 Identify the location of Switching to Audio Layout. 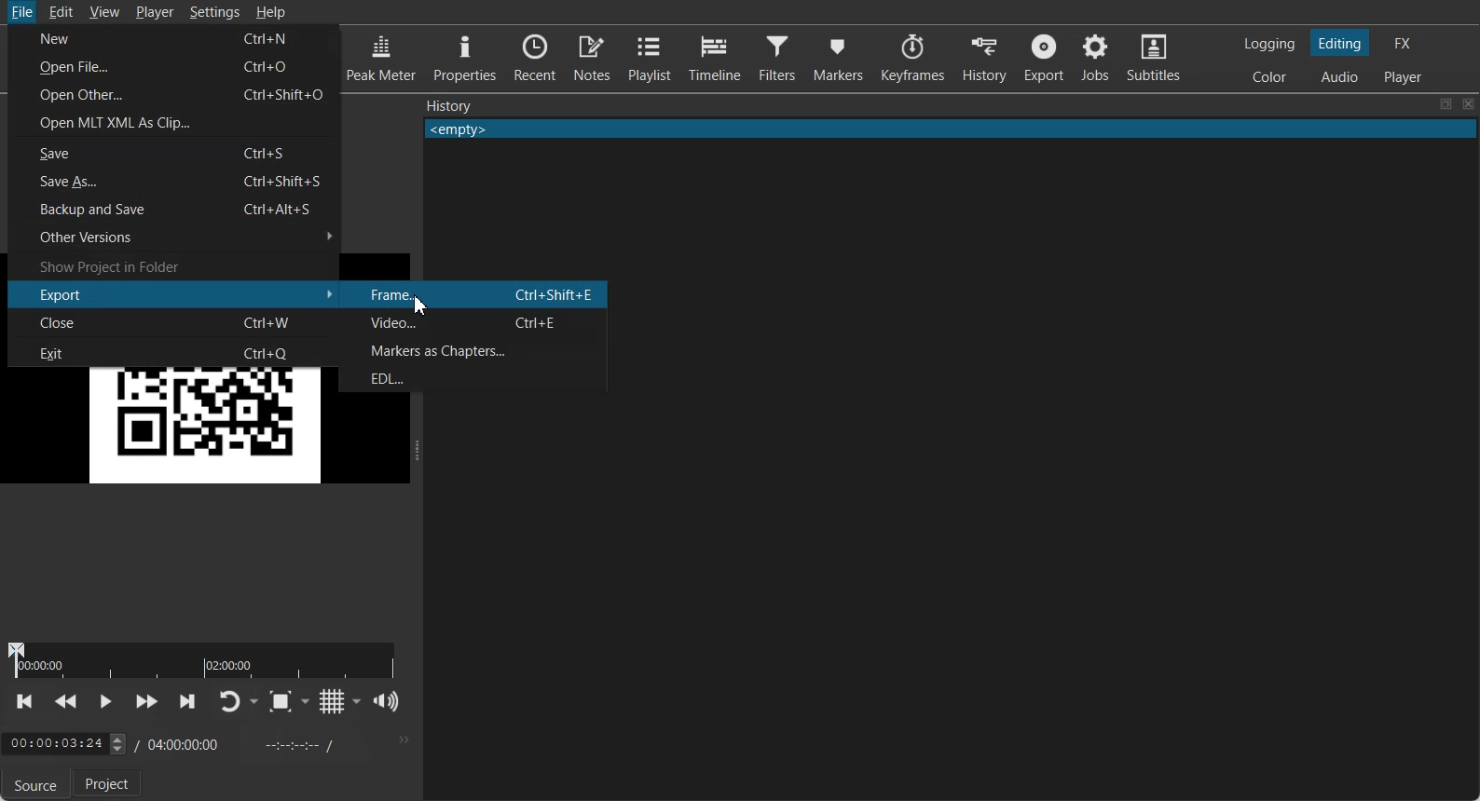
(1340, 75).